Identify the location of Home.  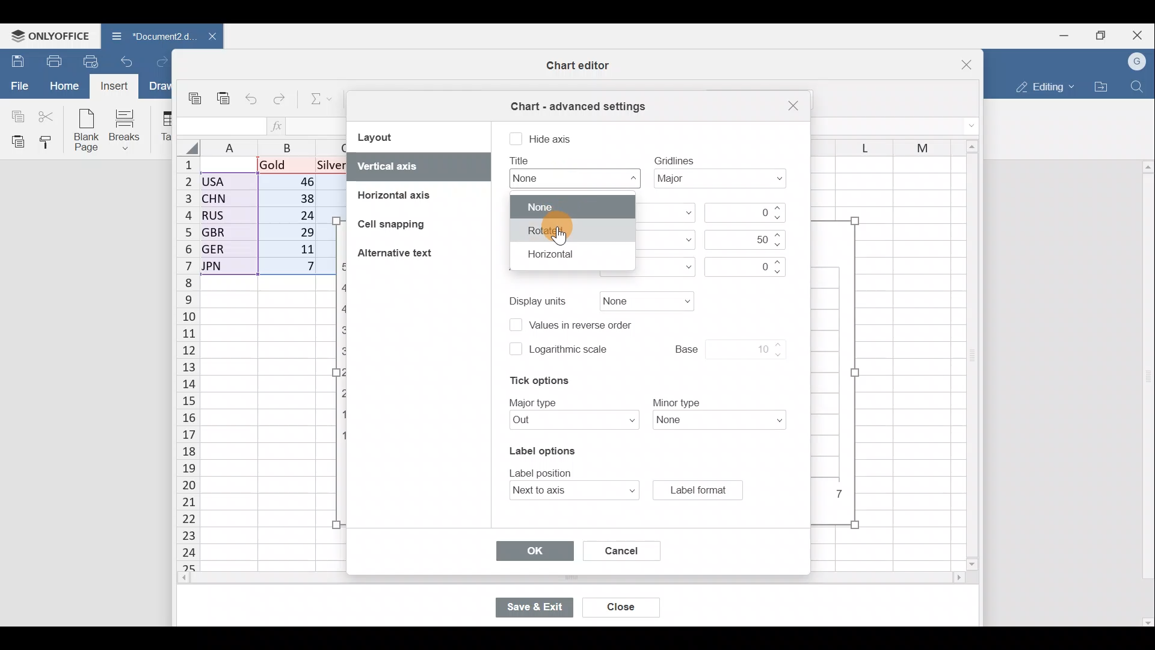
(64, 87).